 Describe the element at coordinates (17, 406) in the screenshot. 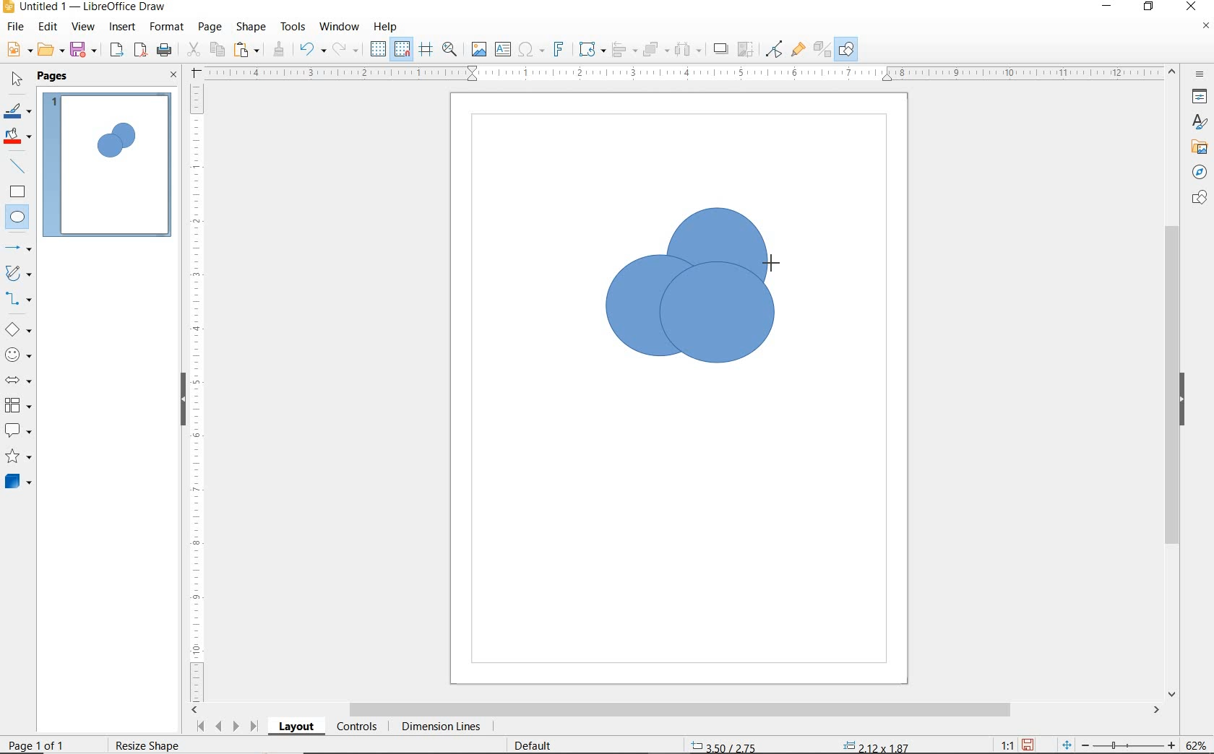

I see `FLOWCHART` at that location.